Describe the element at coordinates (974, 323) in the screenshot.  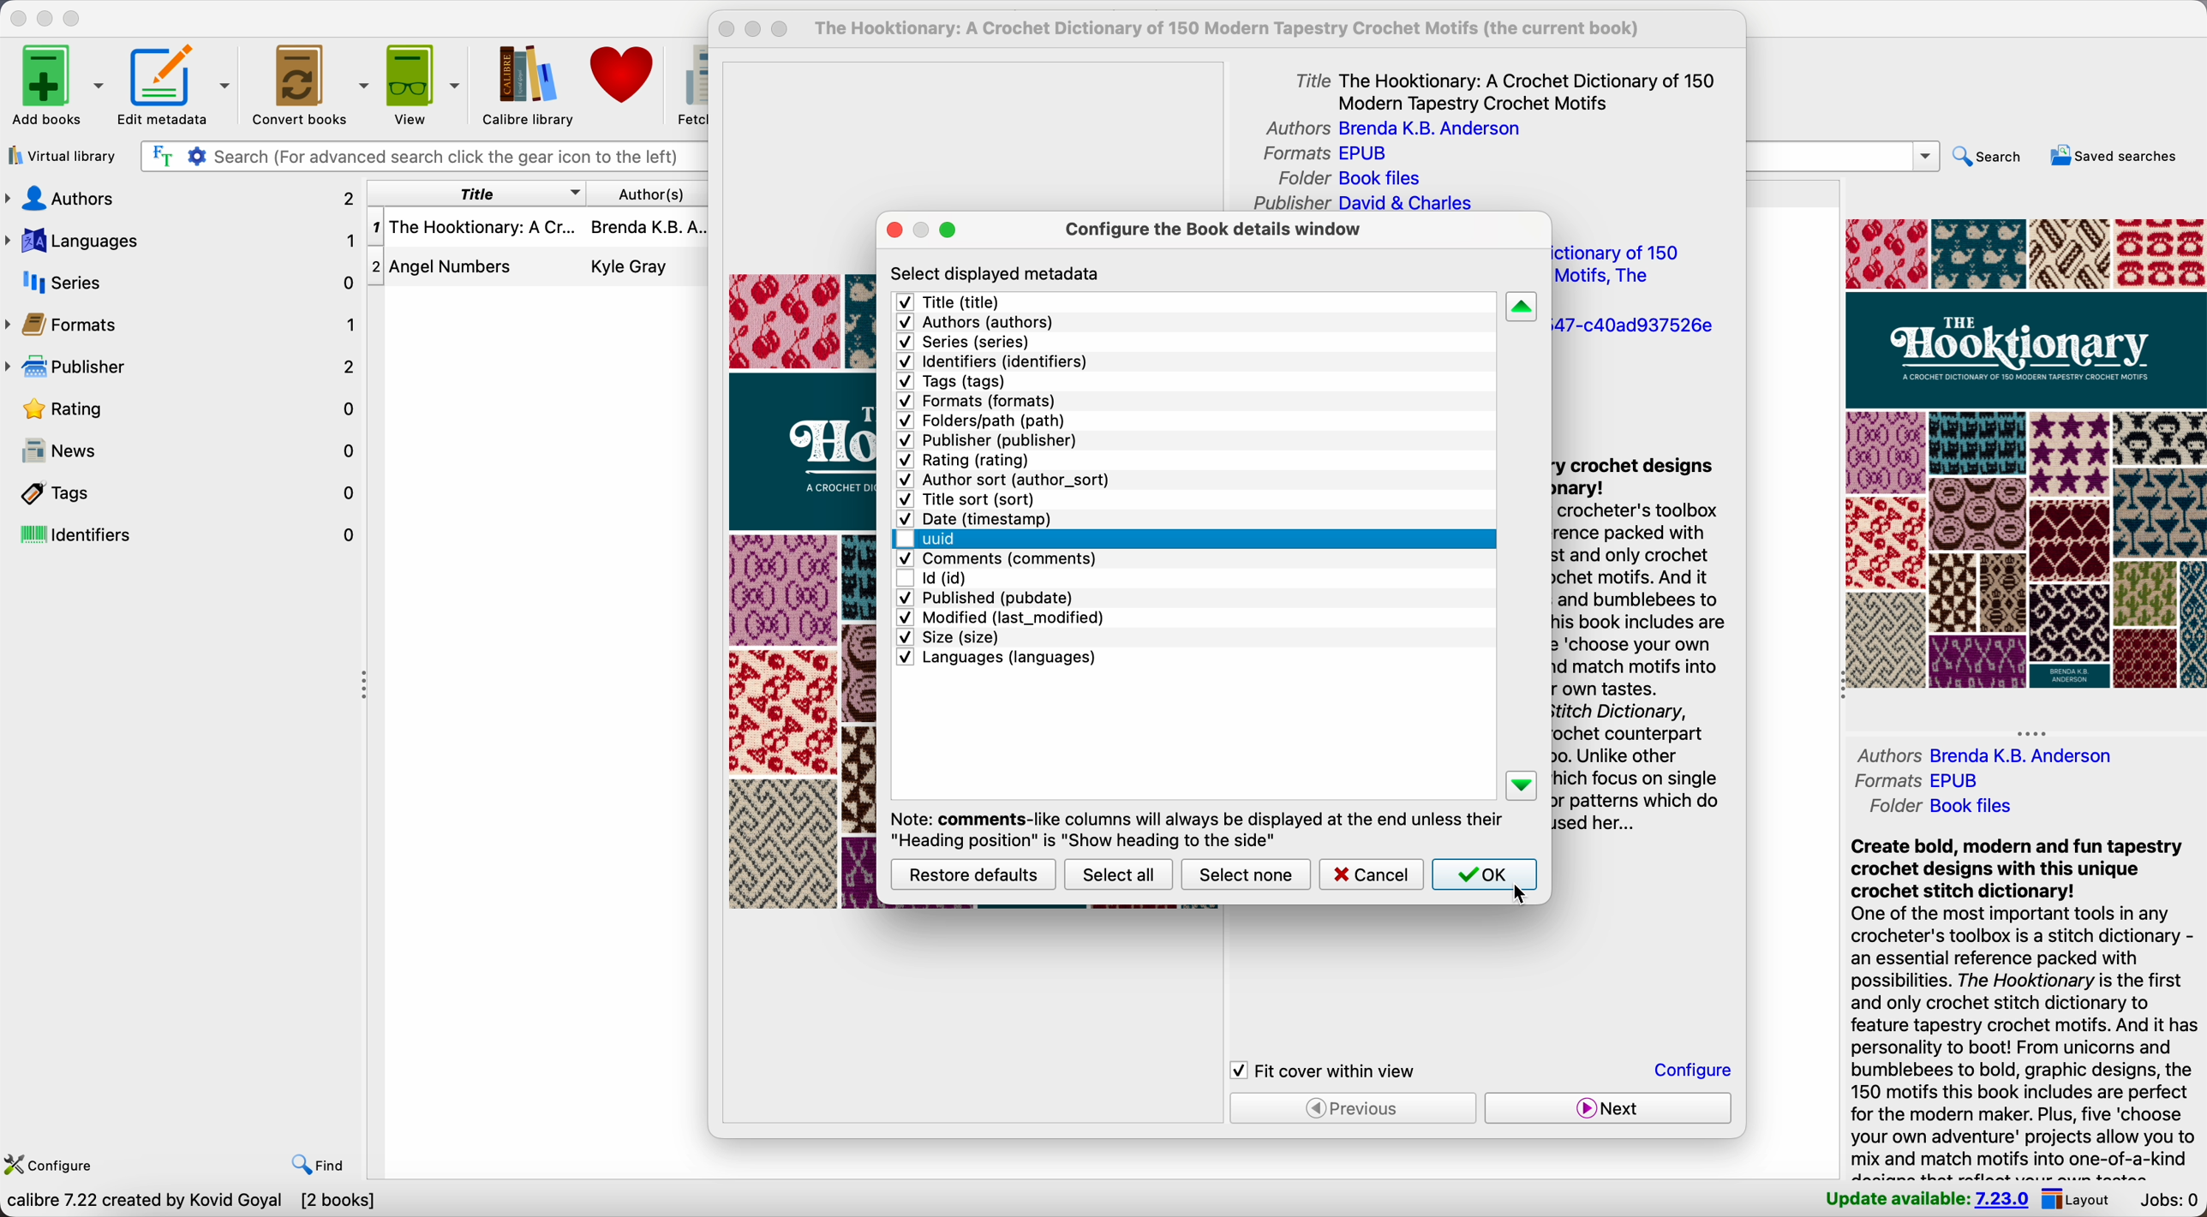
I see `authors` at that location.